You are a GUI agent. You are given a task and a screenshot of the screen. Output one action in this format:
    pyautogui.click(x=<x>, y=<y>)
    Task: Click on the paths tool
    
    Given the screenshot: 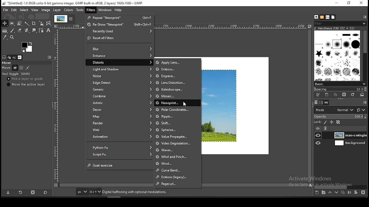 What is the action you would take?
    pyautogui.click(x=41, y=30)
    